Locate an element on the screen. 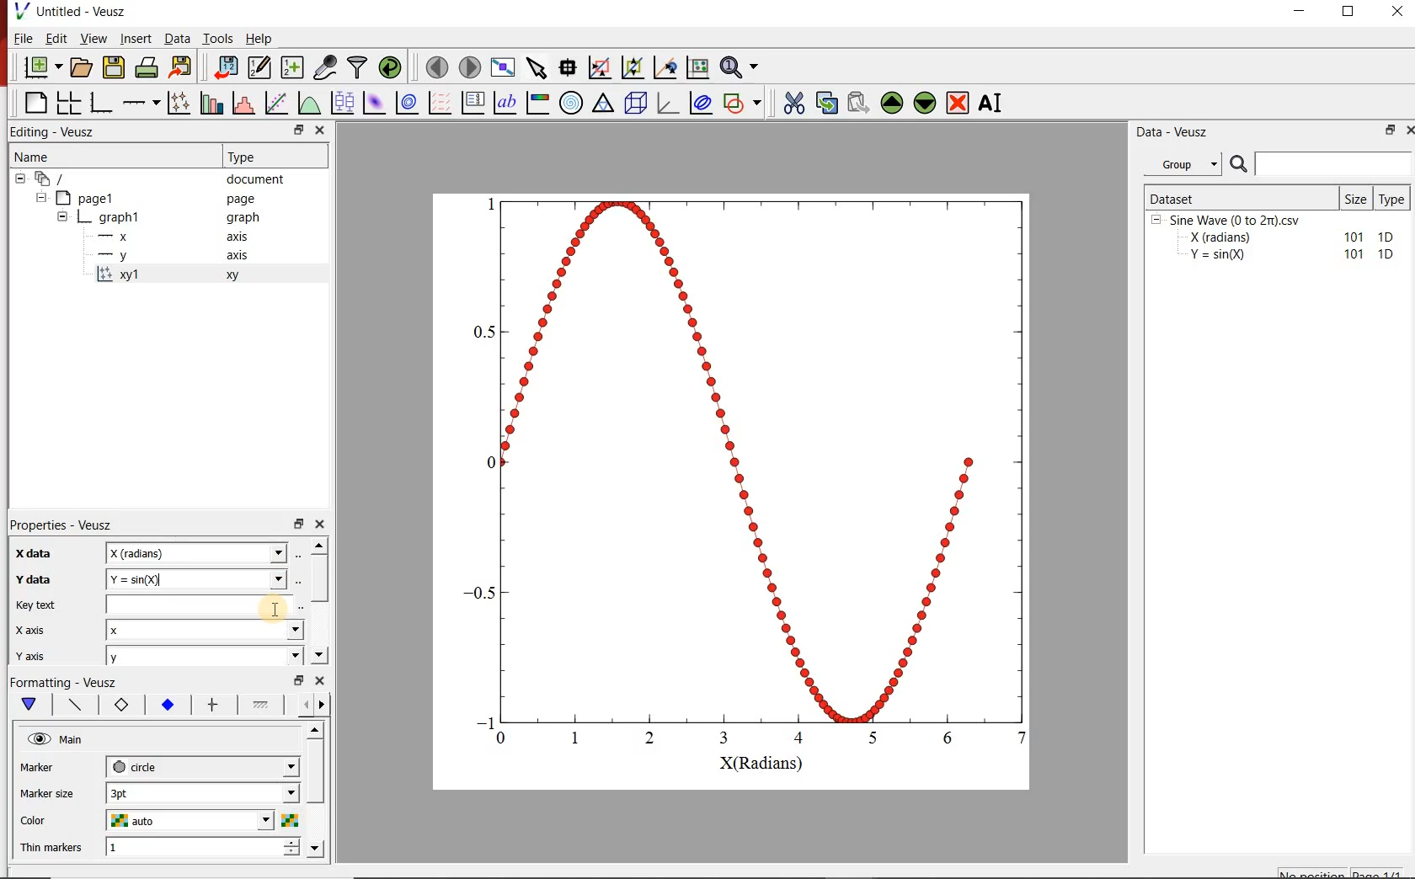 Image resolution: width=1415 pixels, height=879 pixels. scrollbar is located at coordinates (319, 579).